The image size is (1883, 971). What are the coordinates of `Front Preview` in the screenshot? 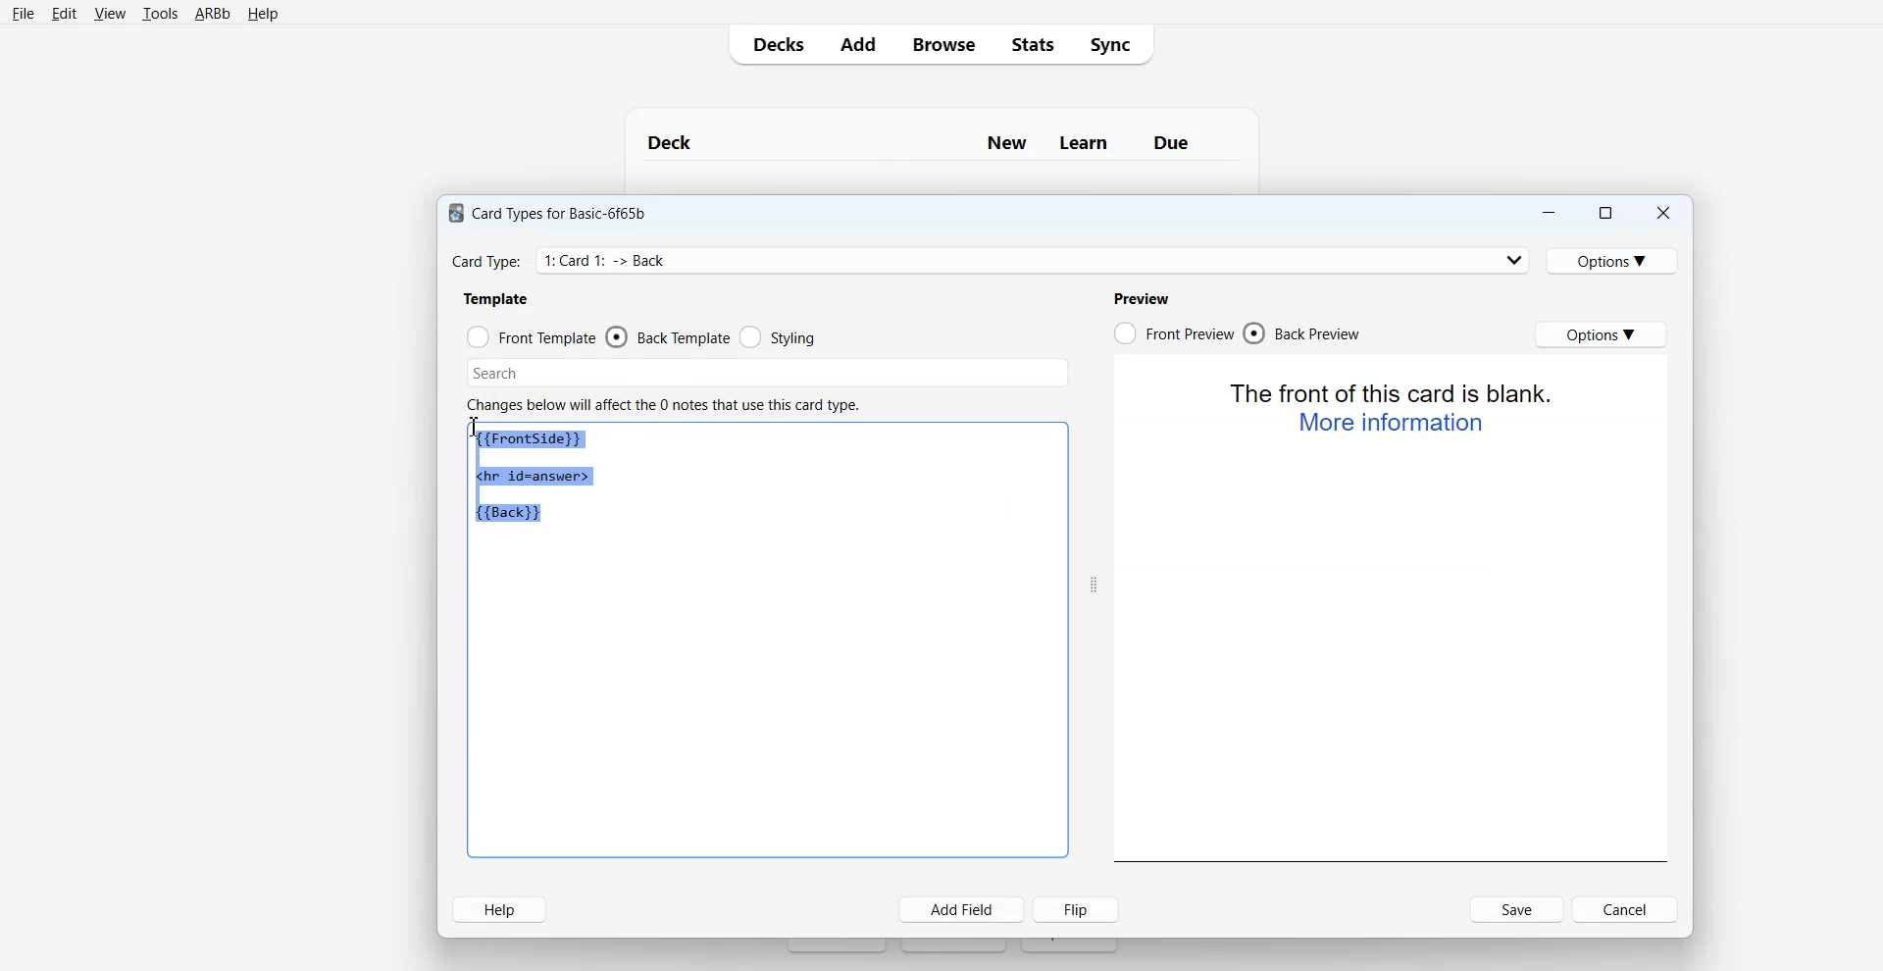 It's located at (1173, 332).